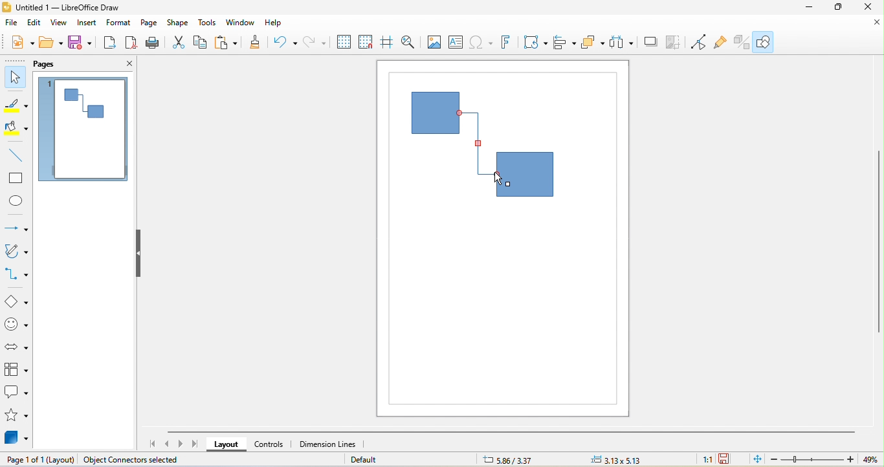 The image size is (884, 467). What do you see at coordinates (744, 42) in the screenshot?
I see `extrusion` at bounding box center [744, 42].